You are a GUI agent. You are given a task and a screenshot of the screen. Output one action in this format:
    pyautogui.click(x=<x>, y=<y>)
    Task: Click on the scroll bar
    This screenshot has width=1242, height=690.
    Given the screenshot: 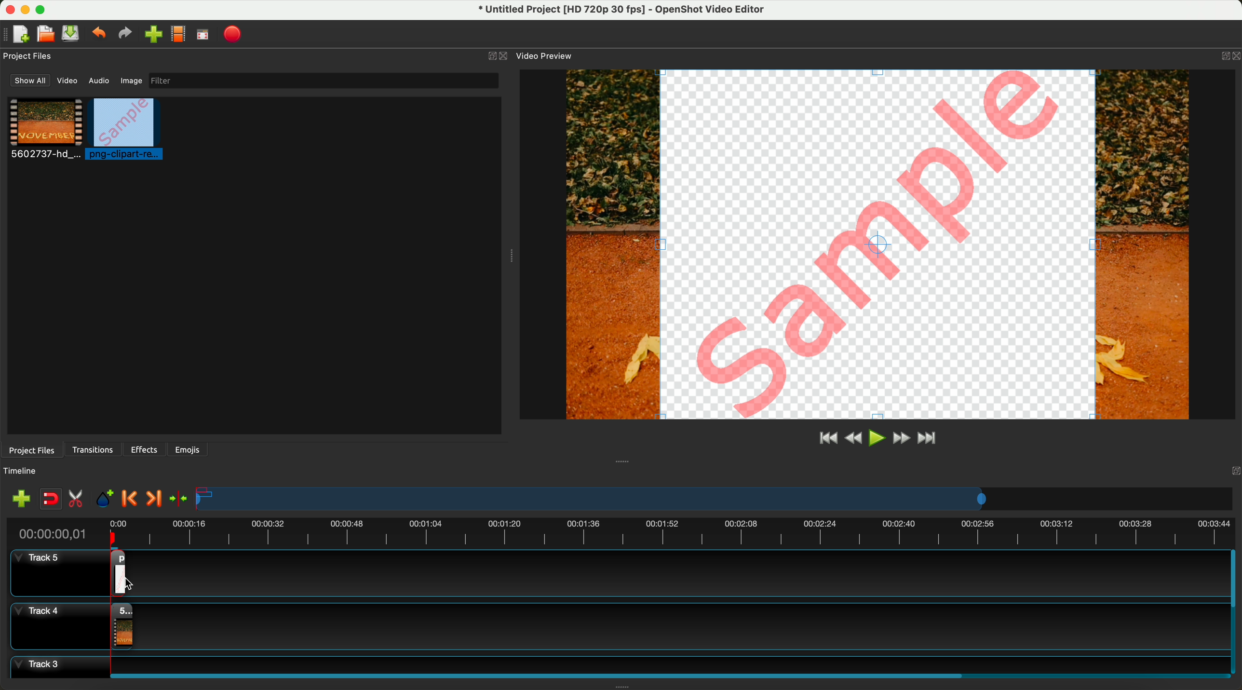 What is the action you would take?
    pyautogui.click(x=1234, y=612)
    